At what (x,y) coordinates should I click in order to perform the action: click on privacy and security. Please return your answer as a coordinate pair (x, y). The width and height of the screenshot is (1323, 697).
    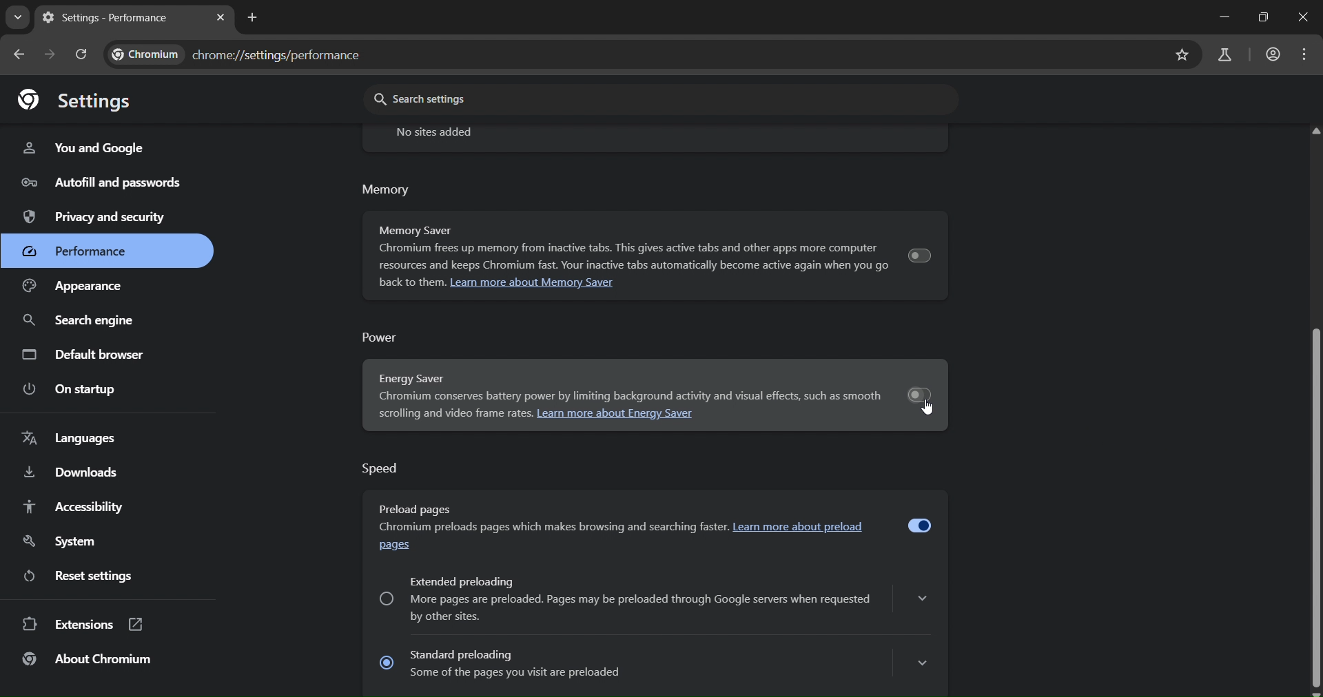
    Looking at the image, I should click on (101, 216).